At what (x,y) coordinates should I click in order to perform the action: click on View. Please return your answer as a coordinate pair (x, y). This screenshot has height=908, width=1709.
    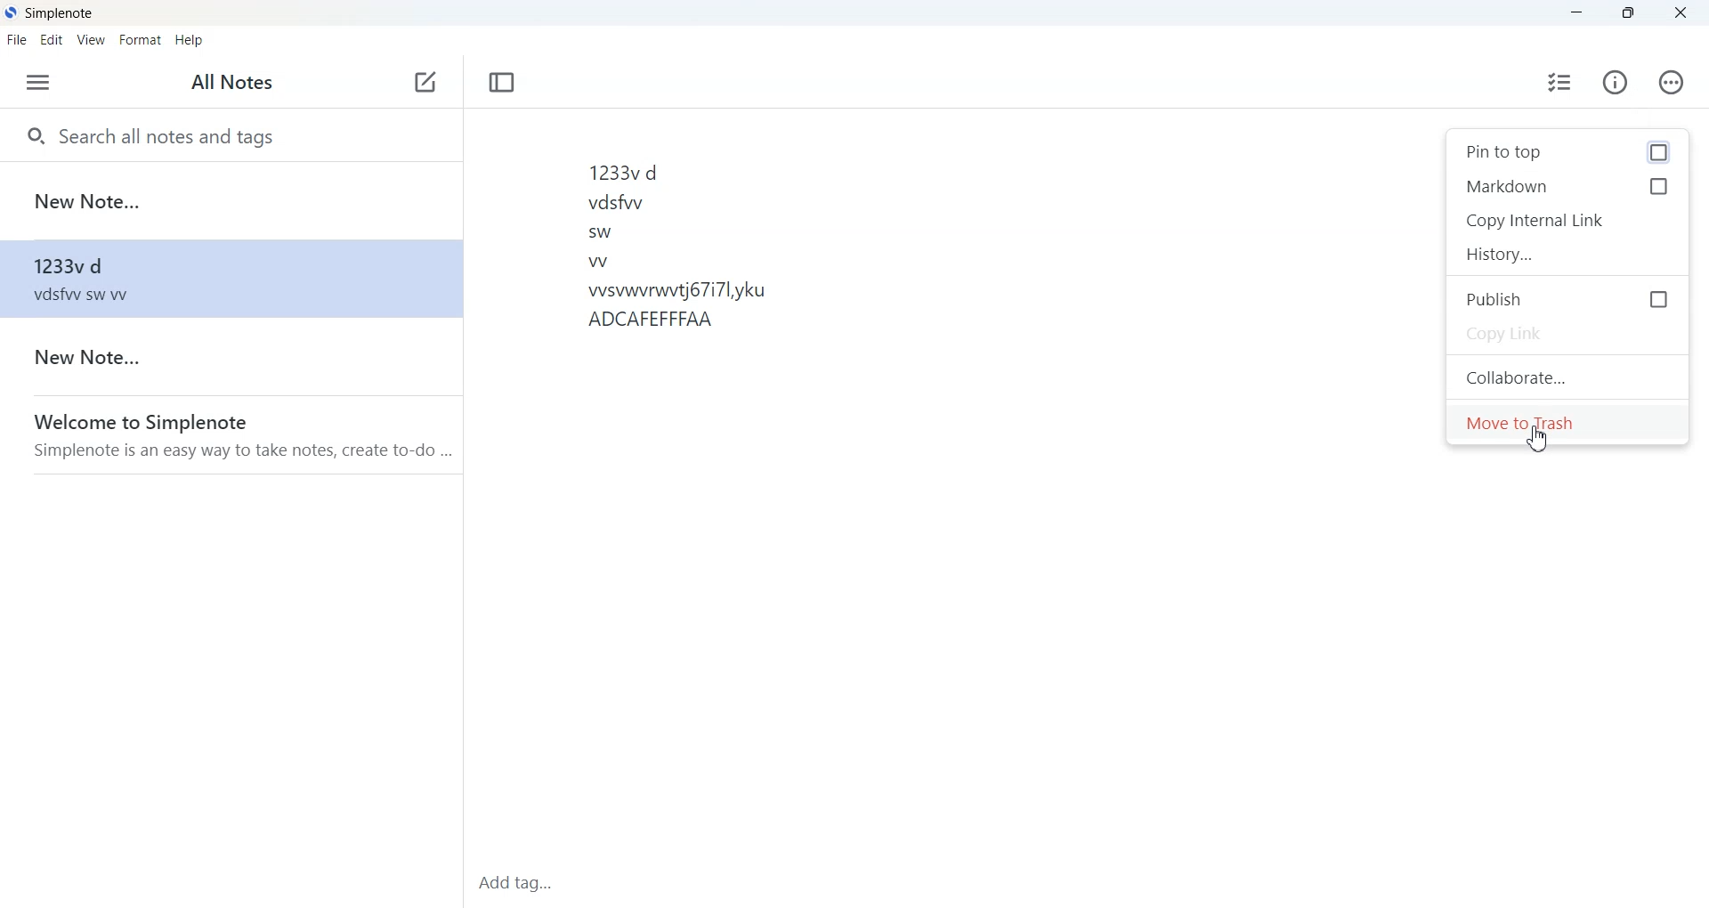
    Looking at the image, I should click on (93, 39).